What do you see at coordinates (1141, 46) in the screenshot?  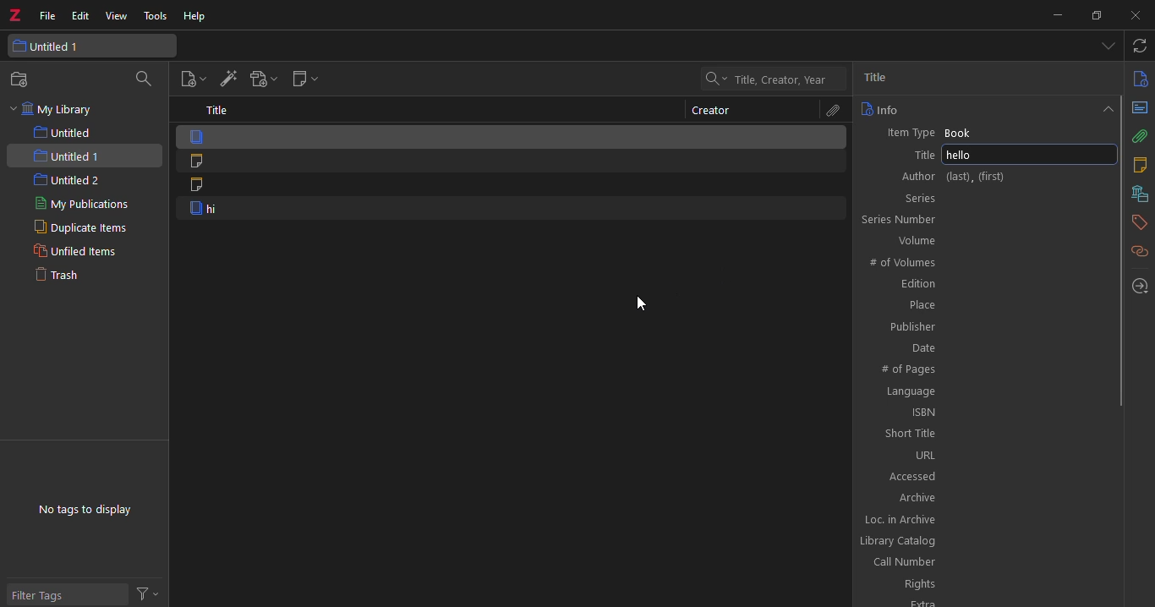 I see `sync with zotero.org` at bounding box center [1141, 46].